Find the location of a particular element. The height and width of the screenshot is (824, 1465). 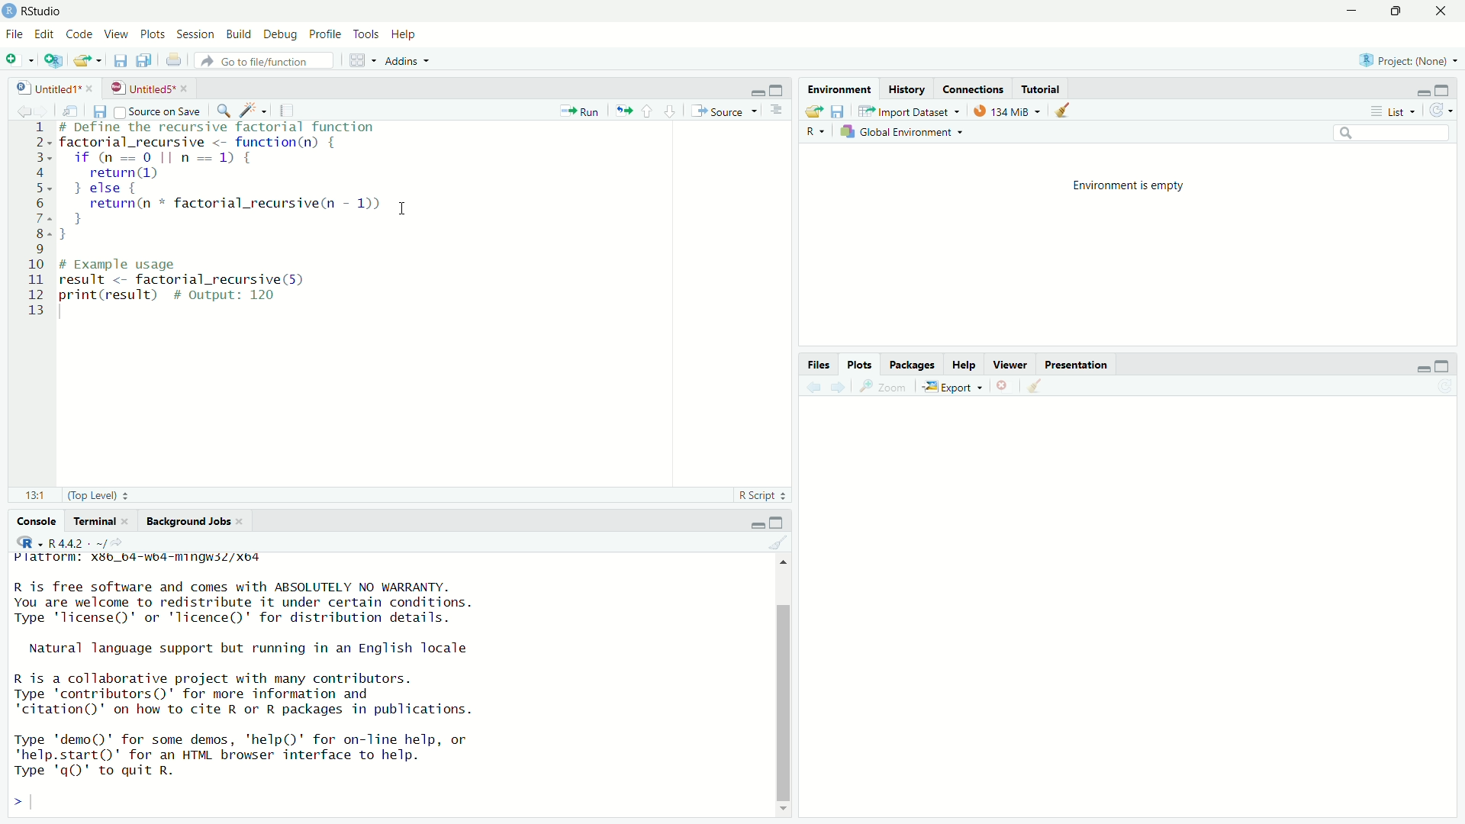

Code is located at coordinates (79, 34).